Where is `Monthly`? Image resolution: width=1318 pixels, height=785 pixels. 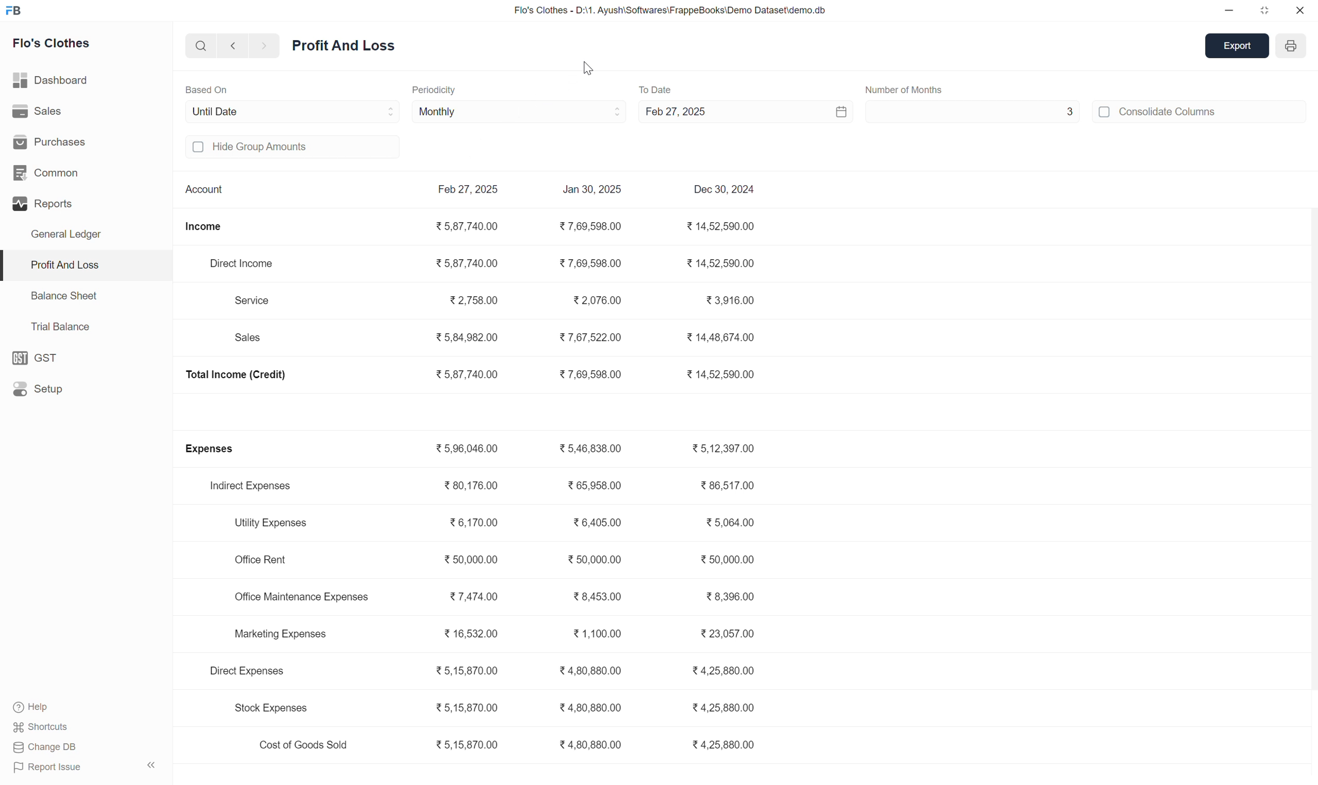
Monthly is located at coordinates (443, 111).